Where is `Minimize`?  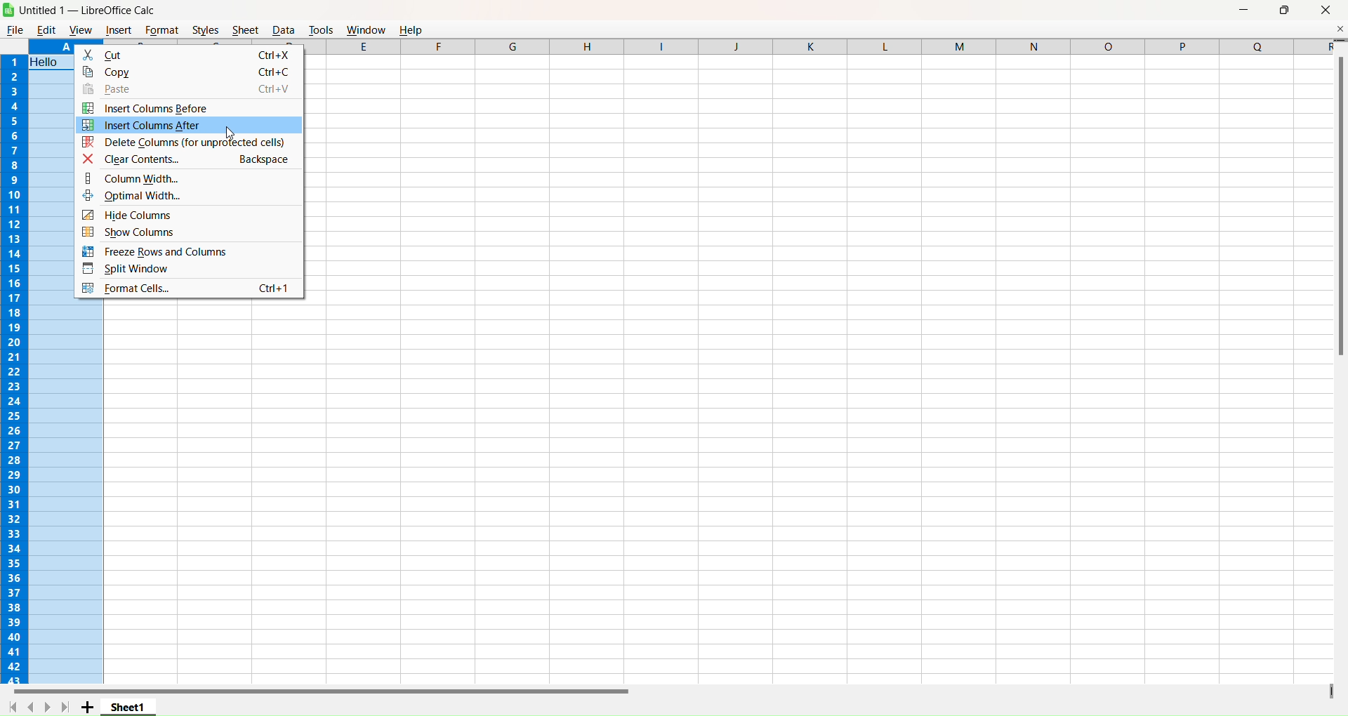
Minimize is located at coordinates (1244, 11).